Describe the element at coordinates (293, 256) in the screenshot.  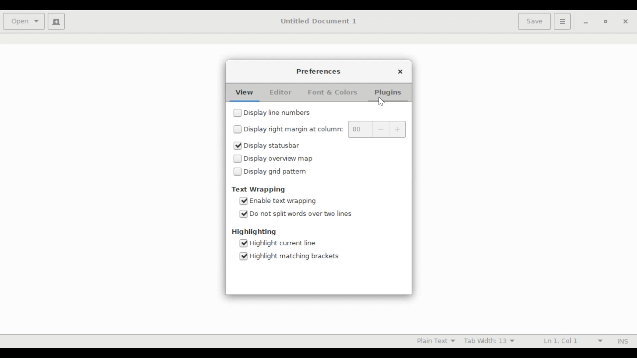
I see `(un)check Highlight matching brackets` at that location.